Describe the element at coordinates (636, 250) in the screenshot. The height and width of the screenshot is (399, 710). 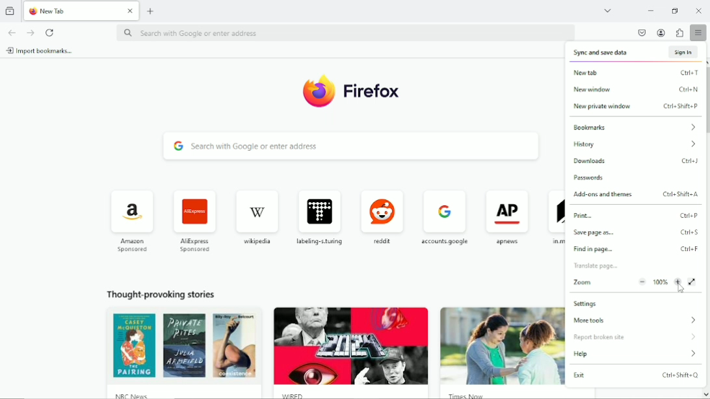
I see `find in page` at that location.